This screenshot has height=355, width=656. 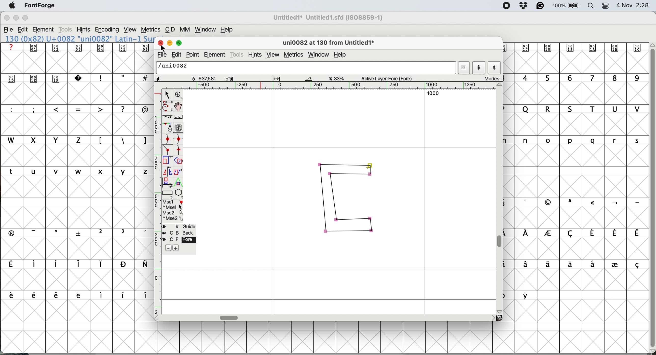 What do you see at coordinates (565, 6) in the screenshot?
I see `battery` at bounding box center [565, 6].